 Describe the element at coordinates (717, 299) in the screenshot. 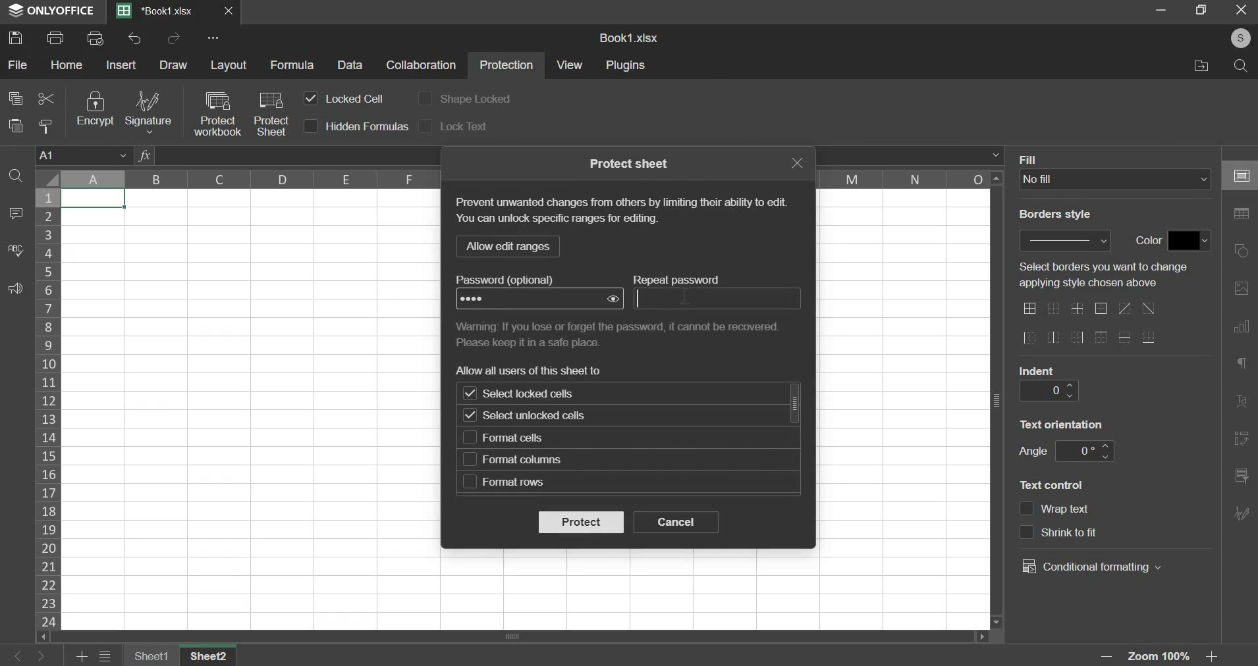

I see `repeat password` at that location.